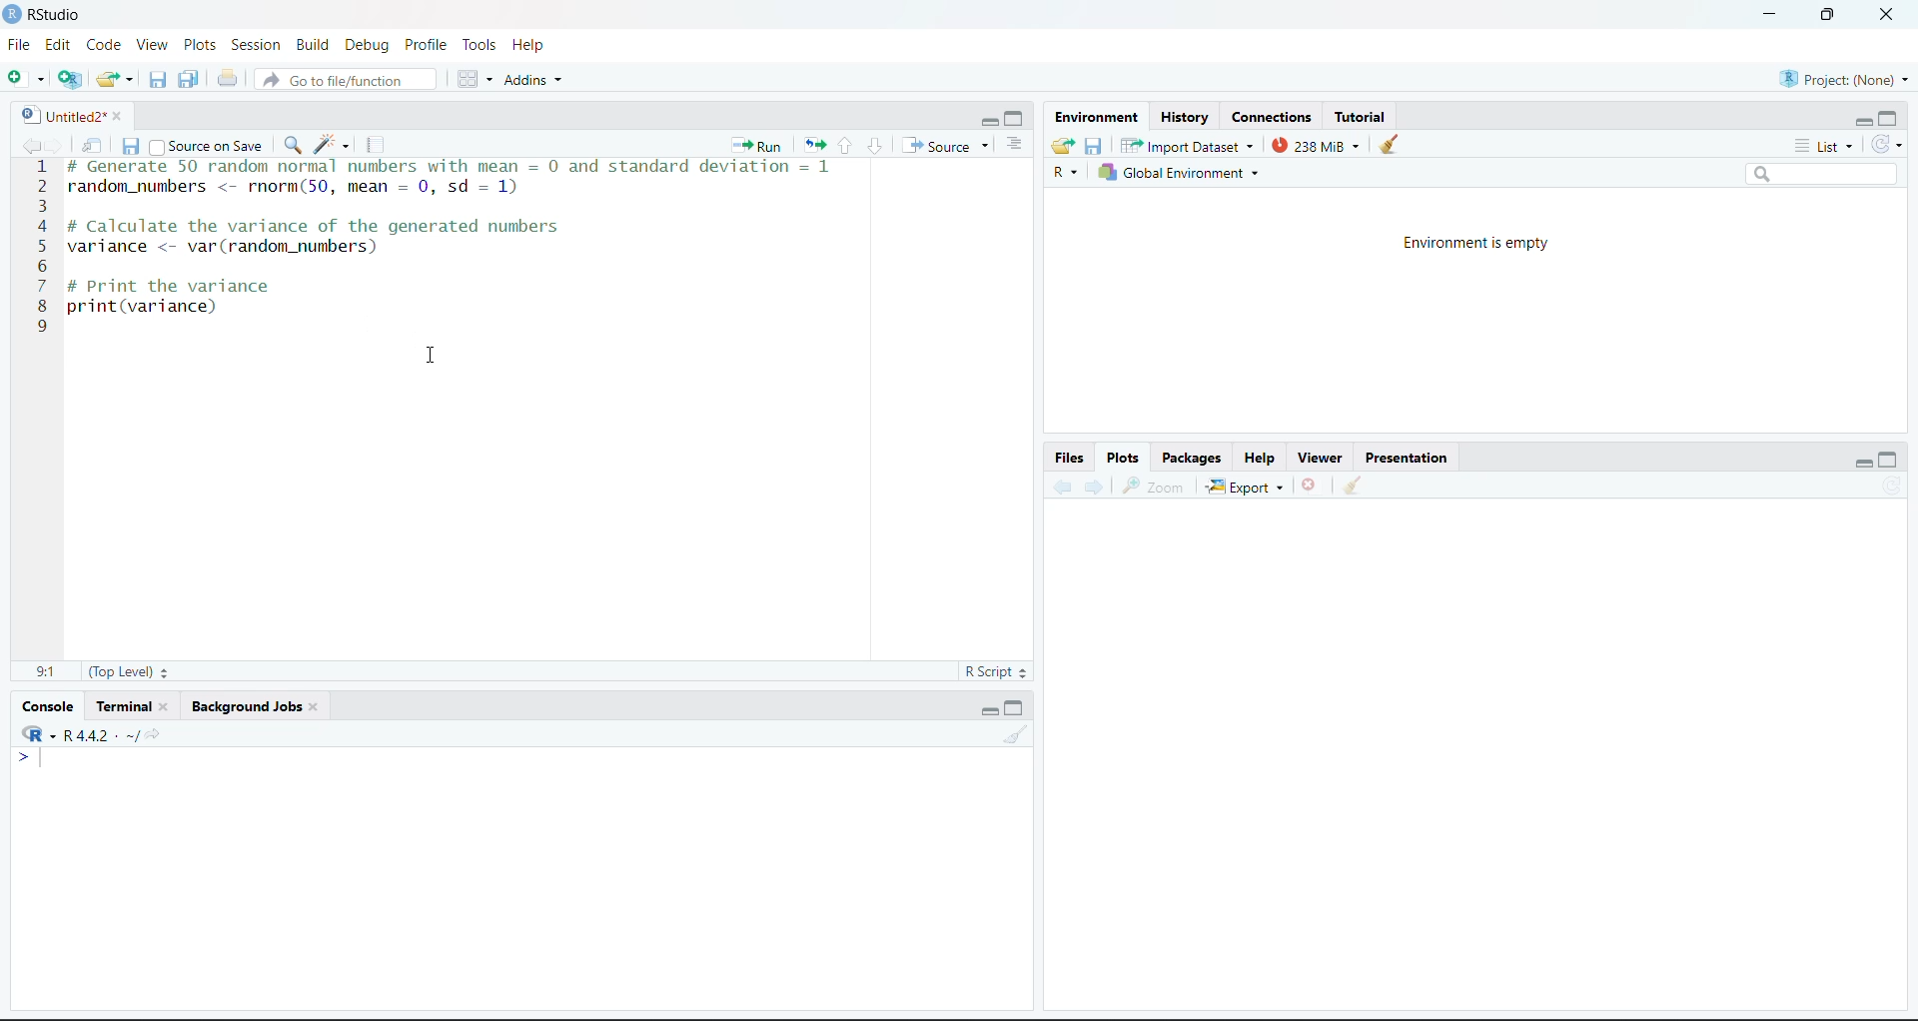  I want to click on refresh, so click(1886, 145).